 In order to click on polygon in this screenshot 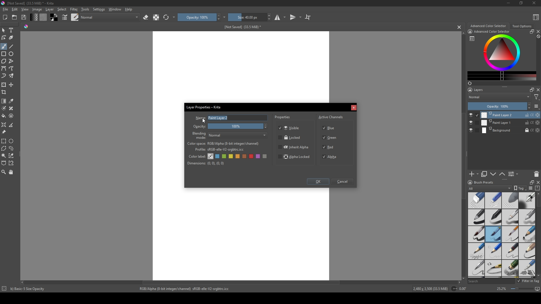, I will do `click(4, 61)`.